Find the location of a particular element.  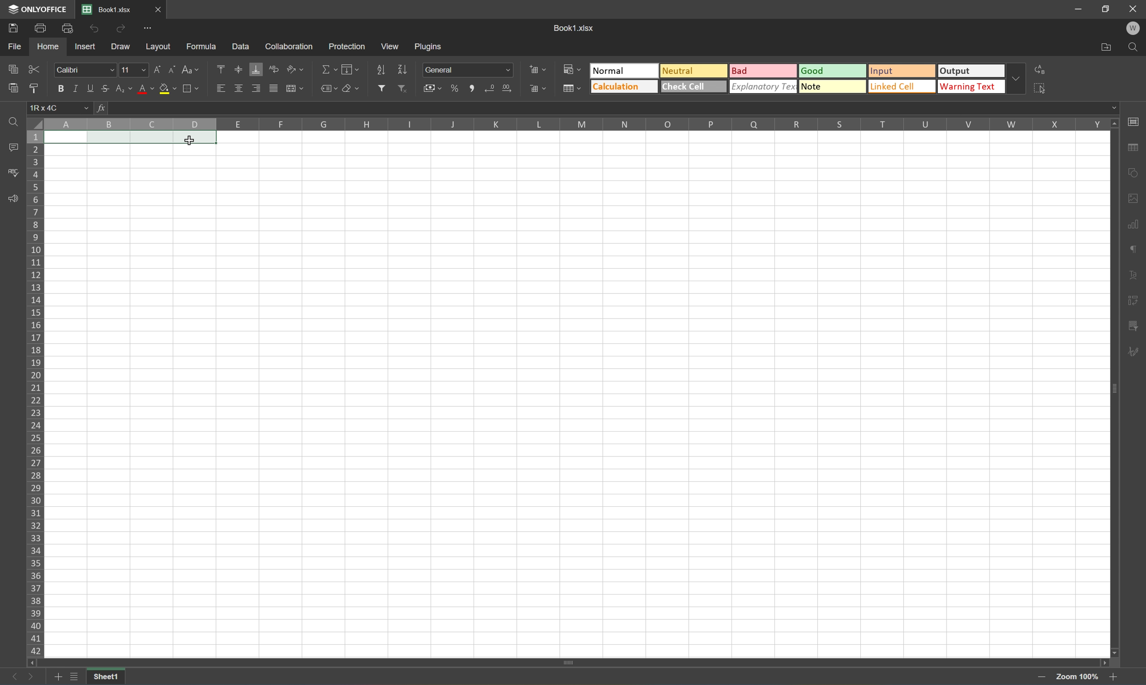

Clear is located at coordinates (353, 87).